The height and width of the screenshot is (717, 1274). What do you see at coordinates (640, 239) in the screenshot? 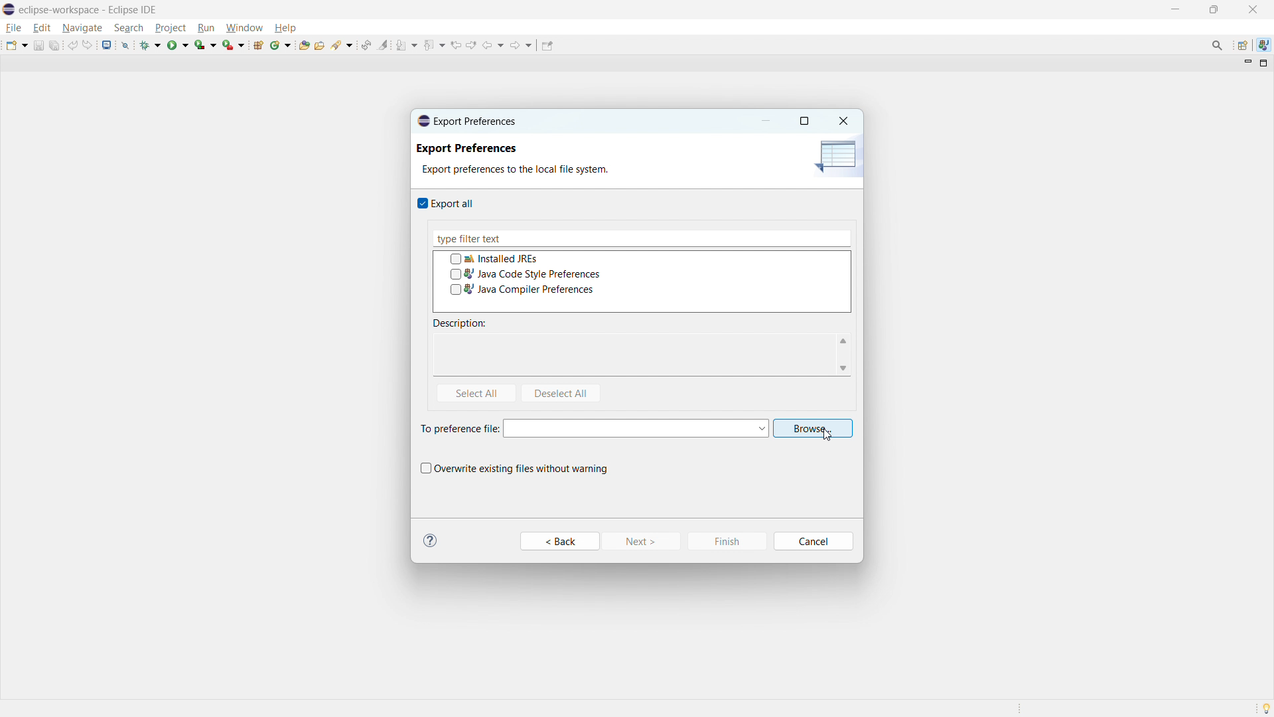
I see `type filter text` at bounding box center [640, 239].